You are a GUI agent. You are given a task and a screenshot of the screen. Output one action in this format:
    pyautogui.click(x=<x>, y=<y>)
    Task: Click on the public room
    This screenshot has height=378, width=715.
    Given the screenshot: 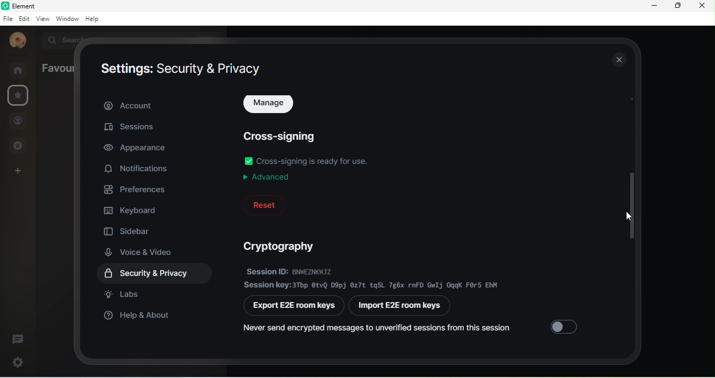 What is the action you would take?
    pyautogui.click(x=21, y=145)
    